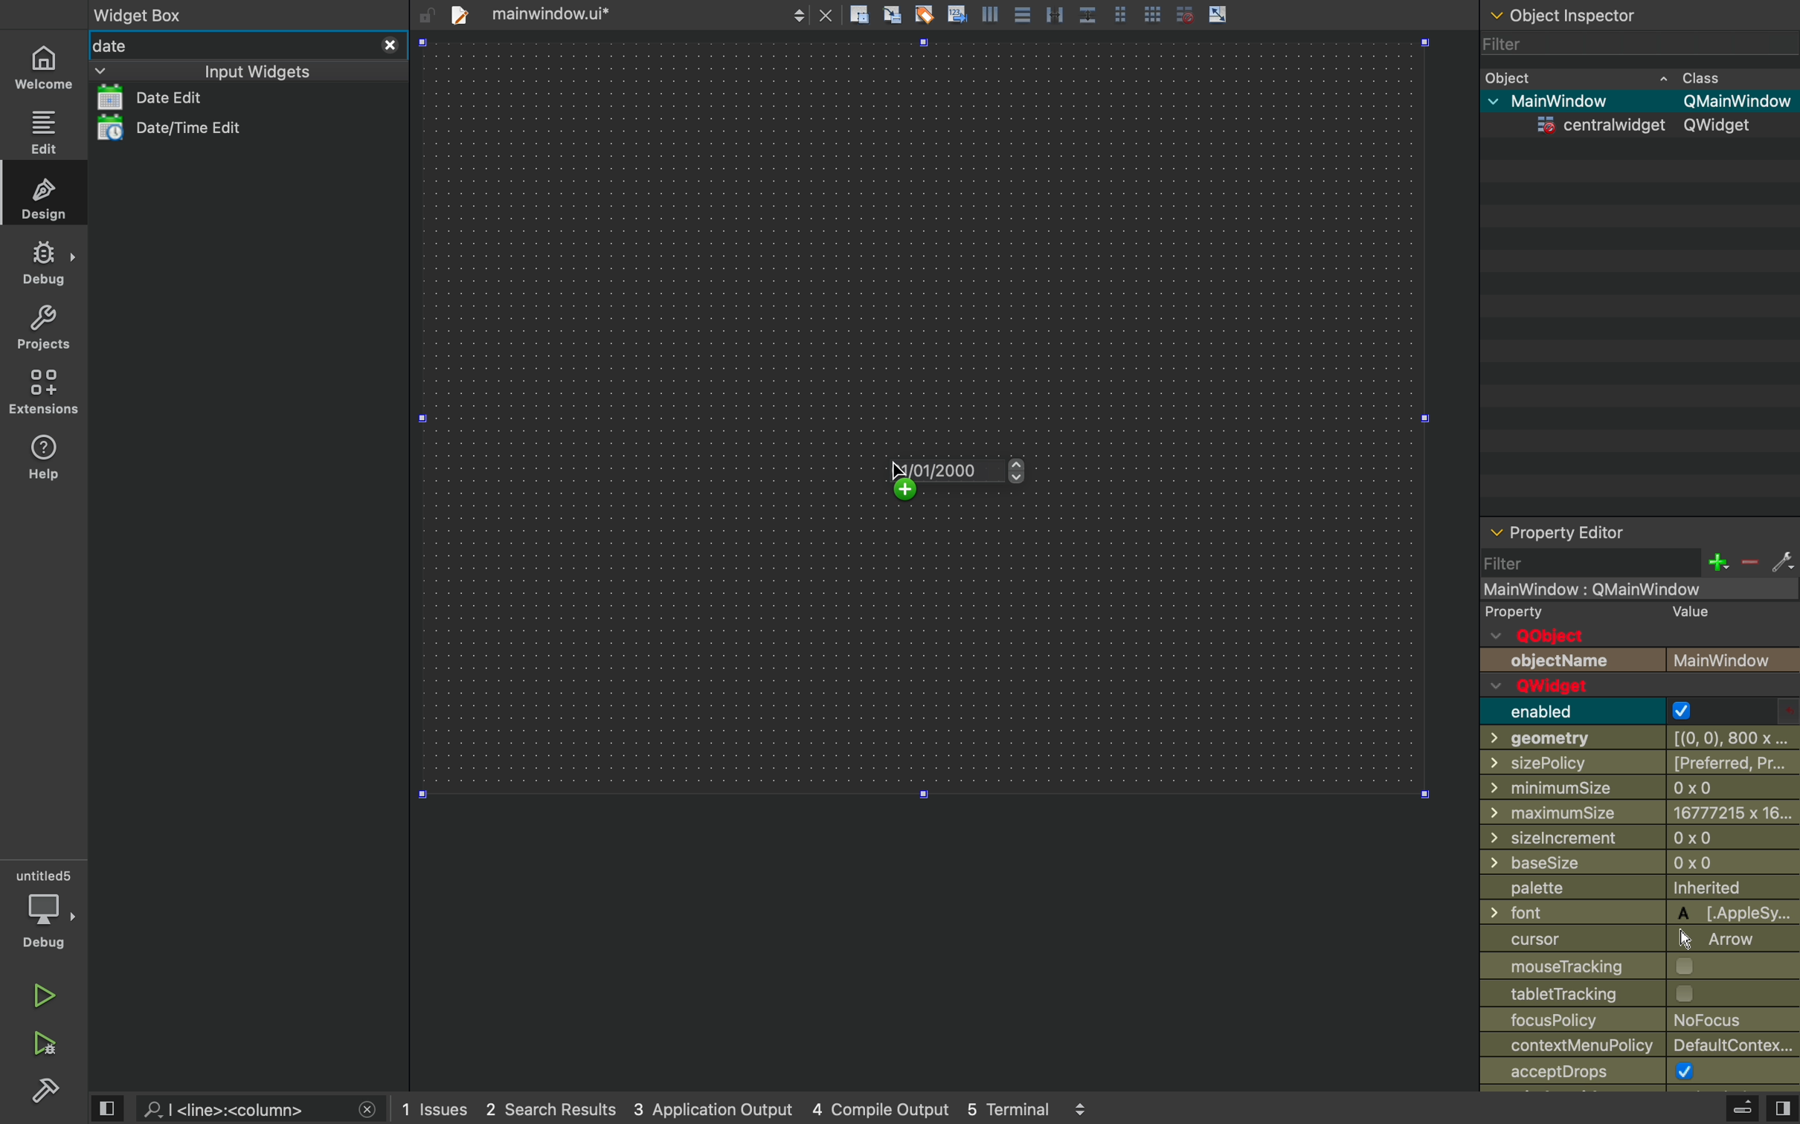 This screenshot has width=1800, height=1124. Describe the element at coordinates (1744, 1108) in the screenshot. I see `extrude` at that location.